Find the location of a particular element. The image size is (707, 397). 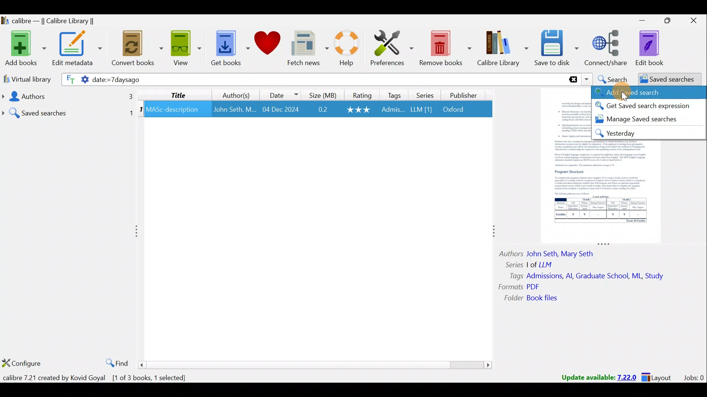

Authors is located at coordinates (67, 96).